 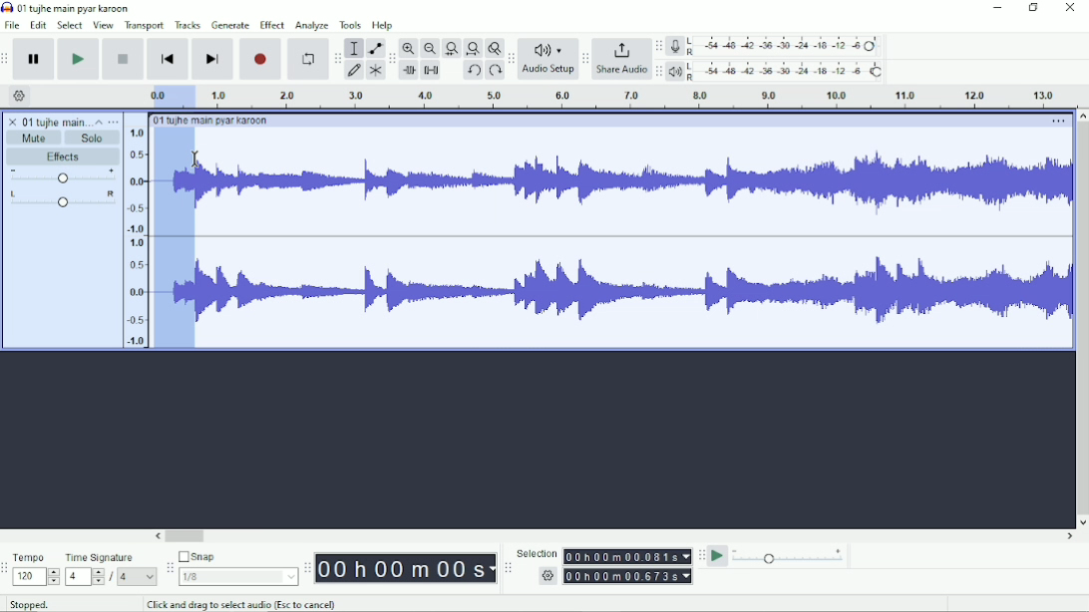 What do you see at coordinates (63, 157) in the screenshot?
I see `Effects` at bounding box center [63, 157].